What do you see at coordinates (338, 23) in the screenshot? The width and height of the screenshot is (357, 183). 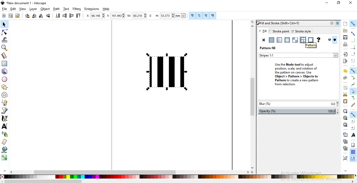 I see `close` at bounding box center [338, 23].